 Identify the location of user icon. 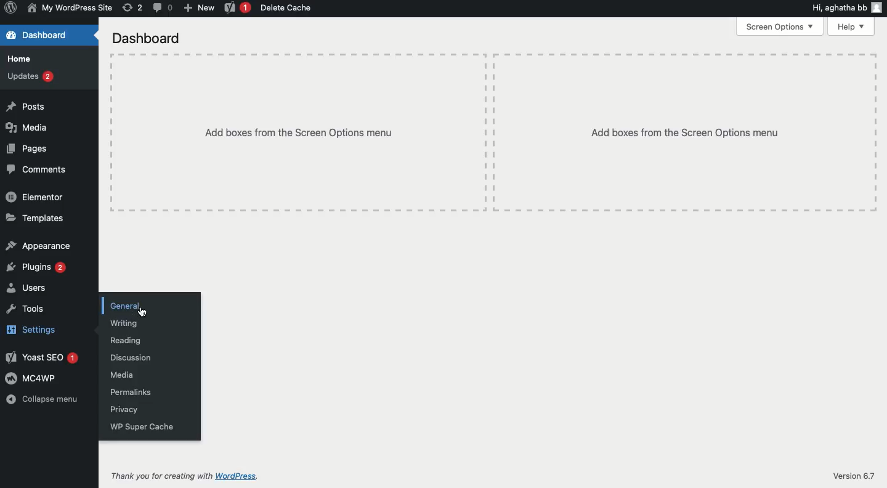
(878, 7).